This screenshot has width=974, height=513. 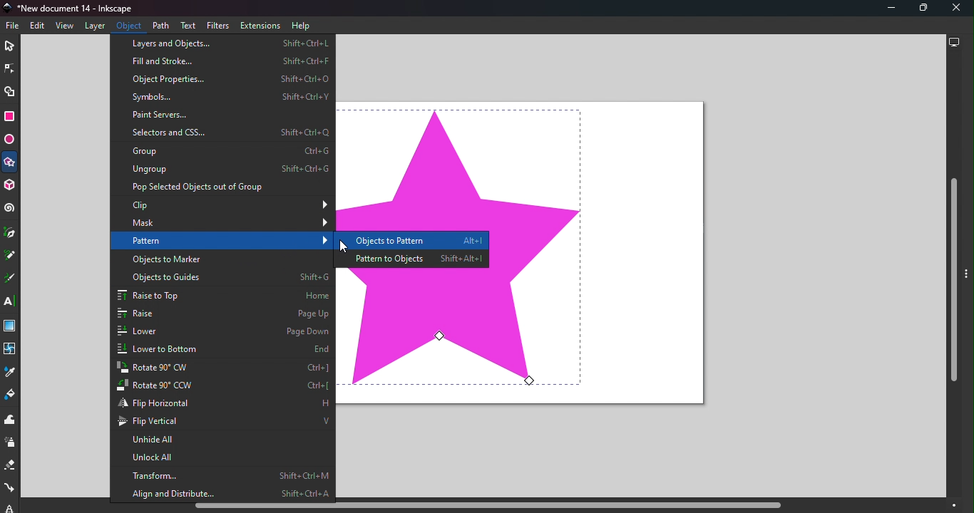 I want to click on Flip vertical, so click(x=225, y=423).